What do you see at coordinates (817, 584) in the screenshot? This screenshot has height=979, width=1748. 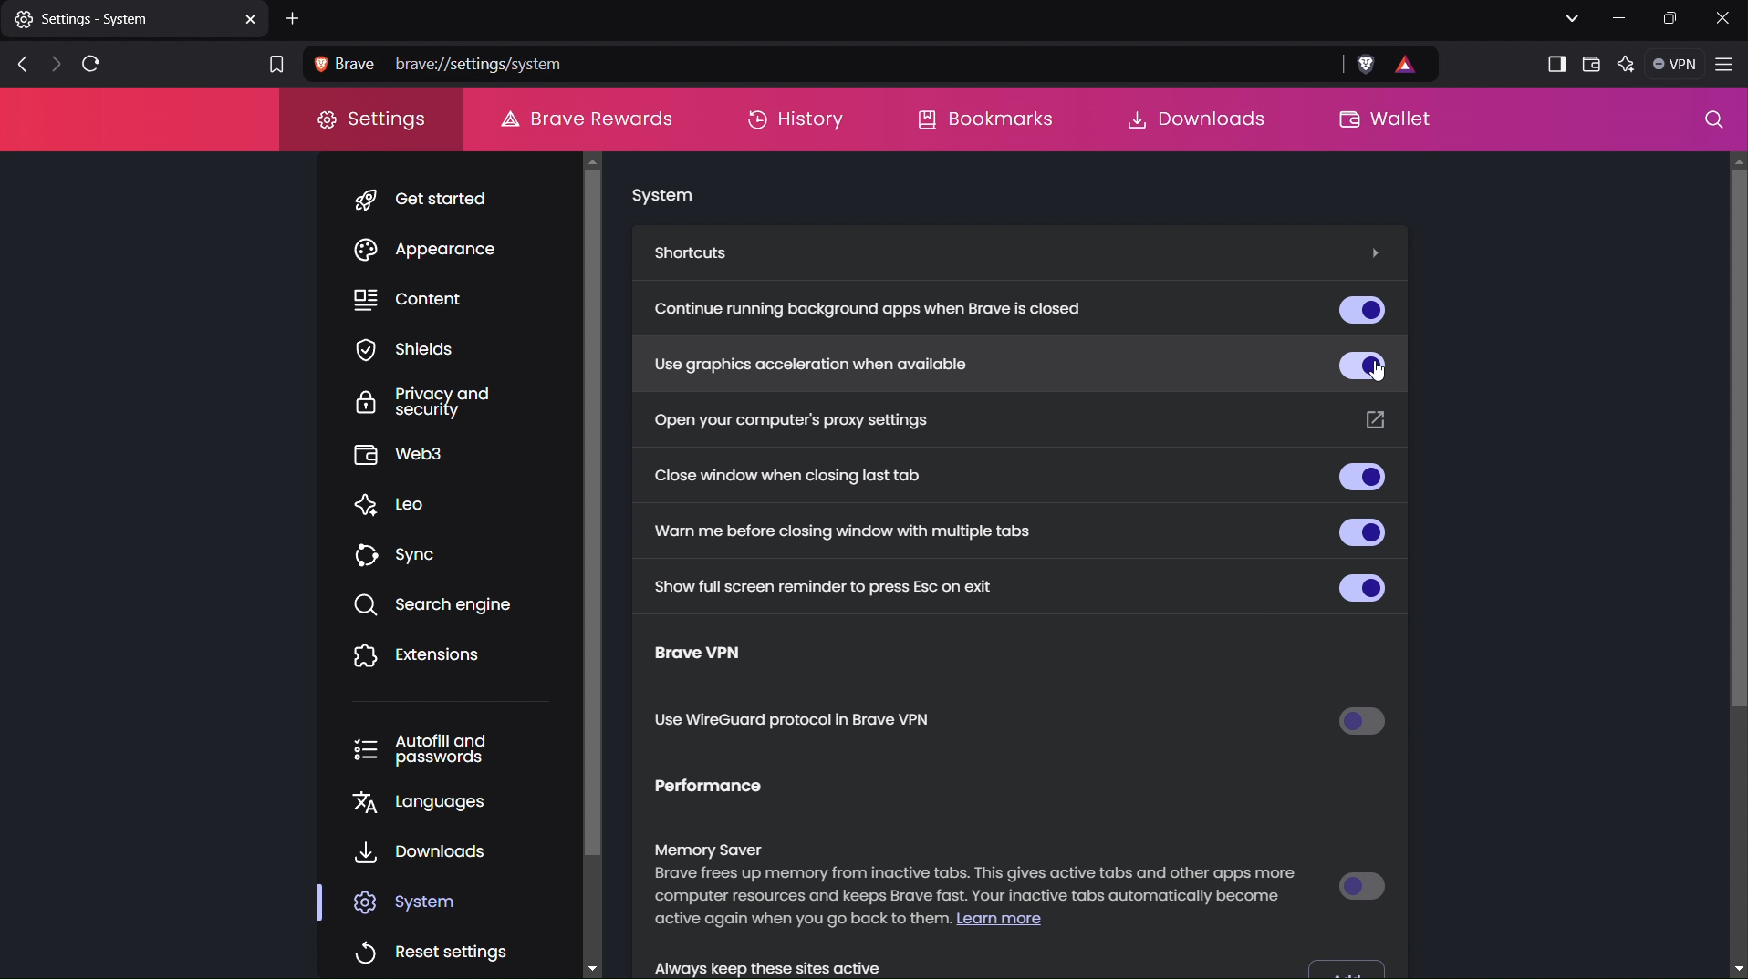 I see `Show full screen reminder to press Esc on exit` at bounding box center [817, 584].